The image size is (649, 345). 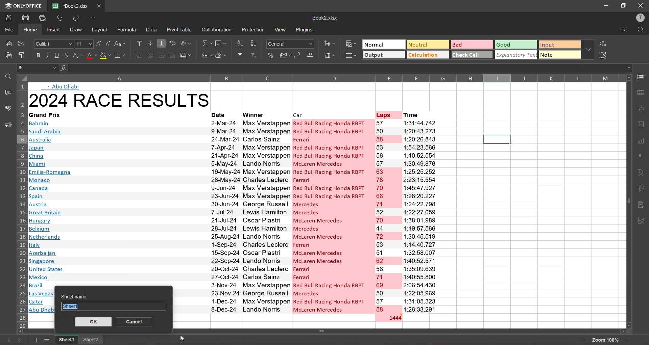 I want to click on conditional formatting, so click(x=351, y=44).